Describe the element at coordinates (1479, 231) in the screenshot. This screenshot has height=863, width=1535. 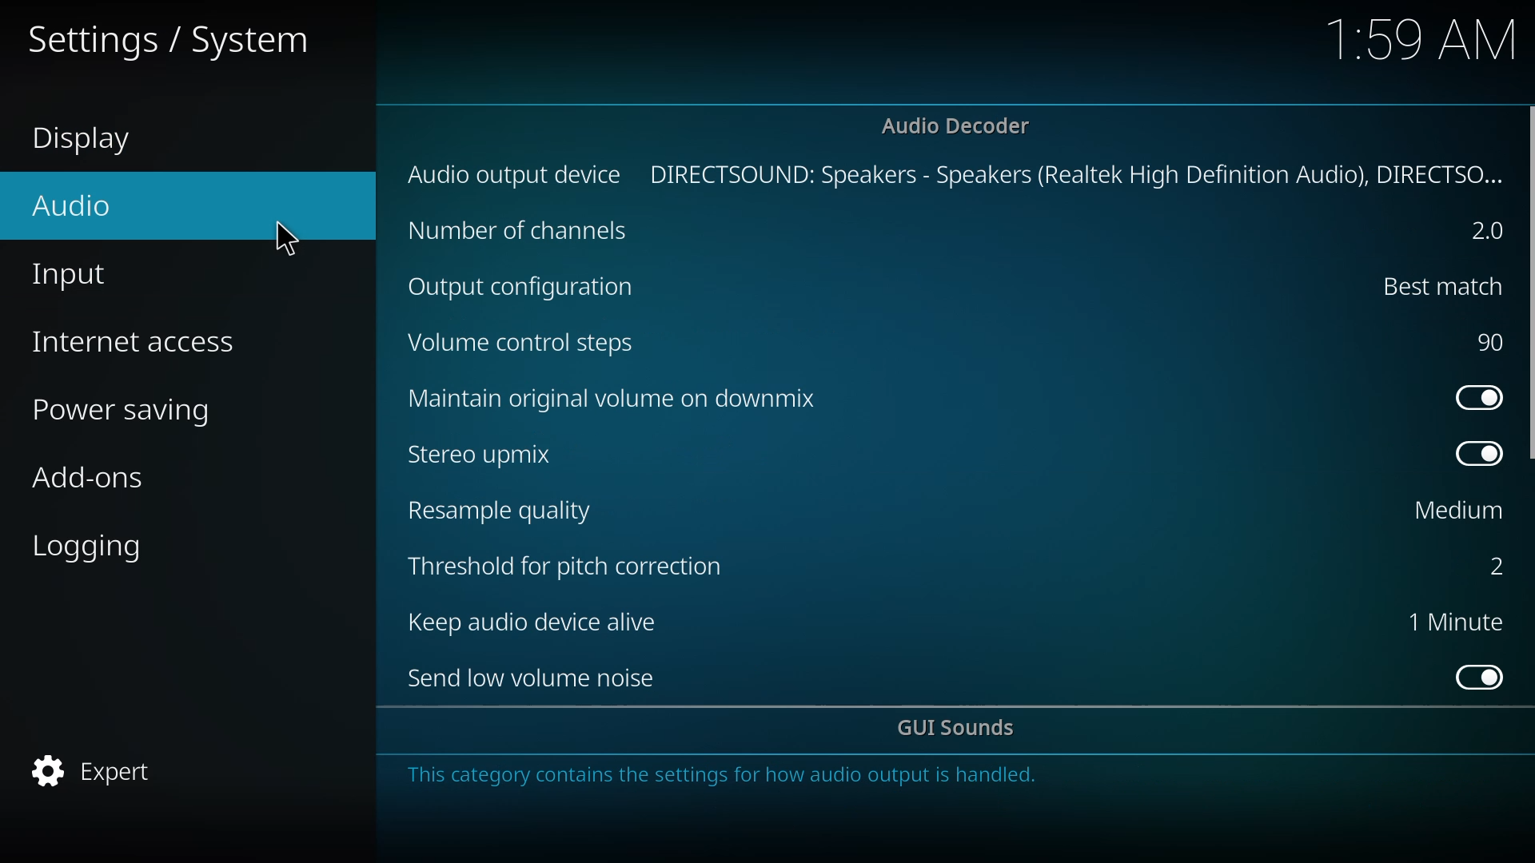
I see `2` at that location.